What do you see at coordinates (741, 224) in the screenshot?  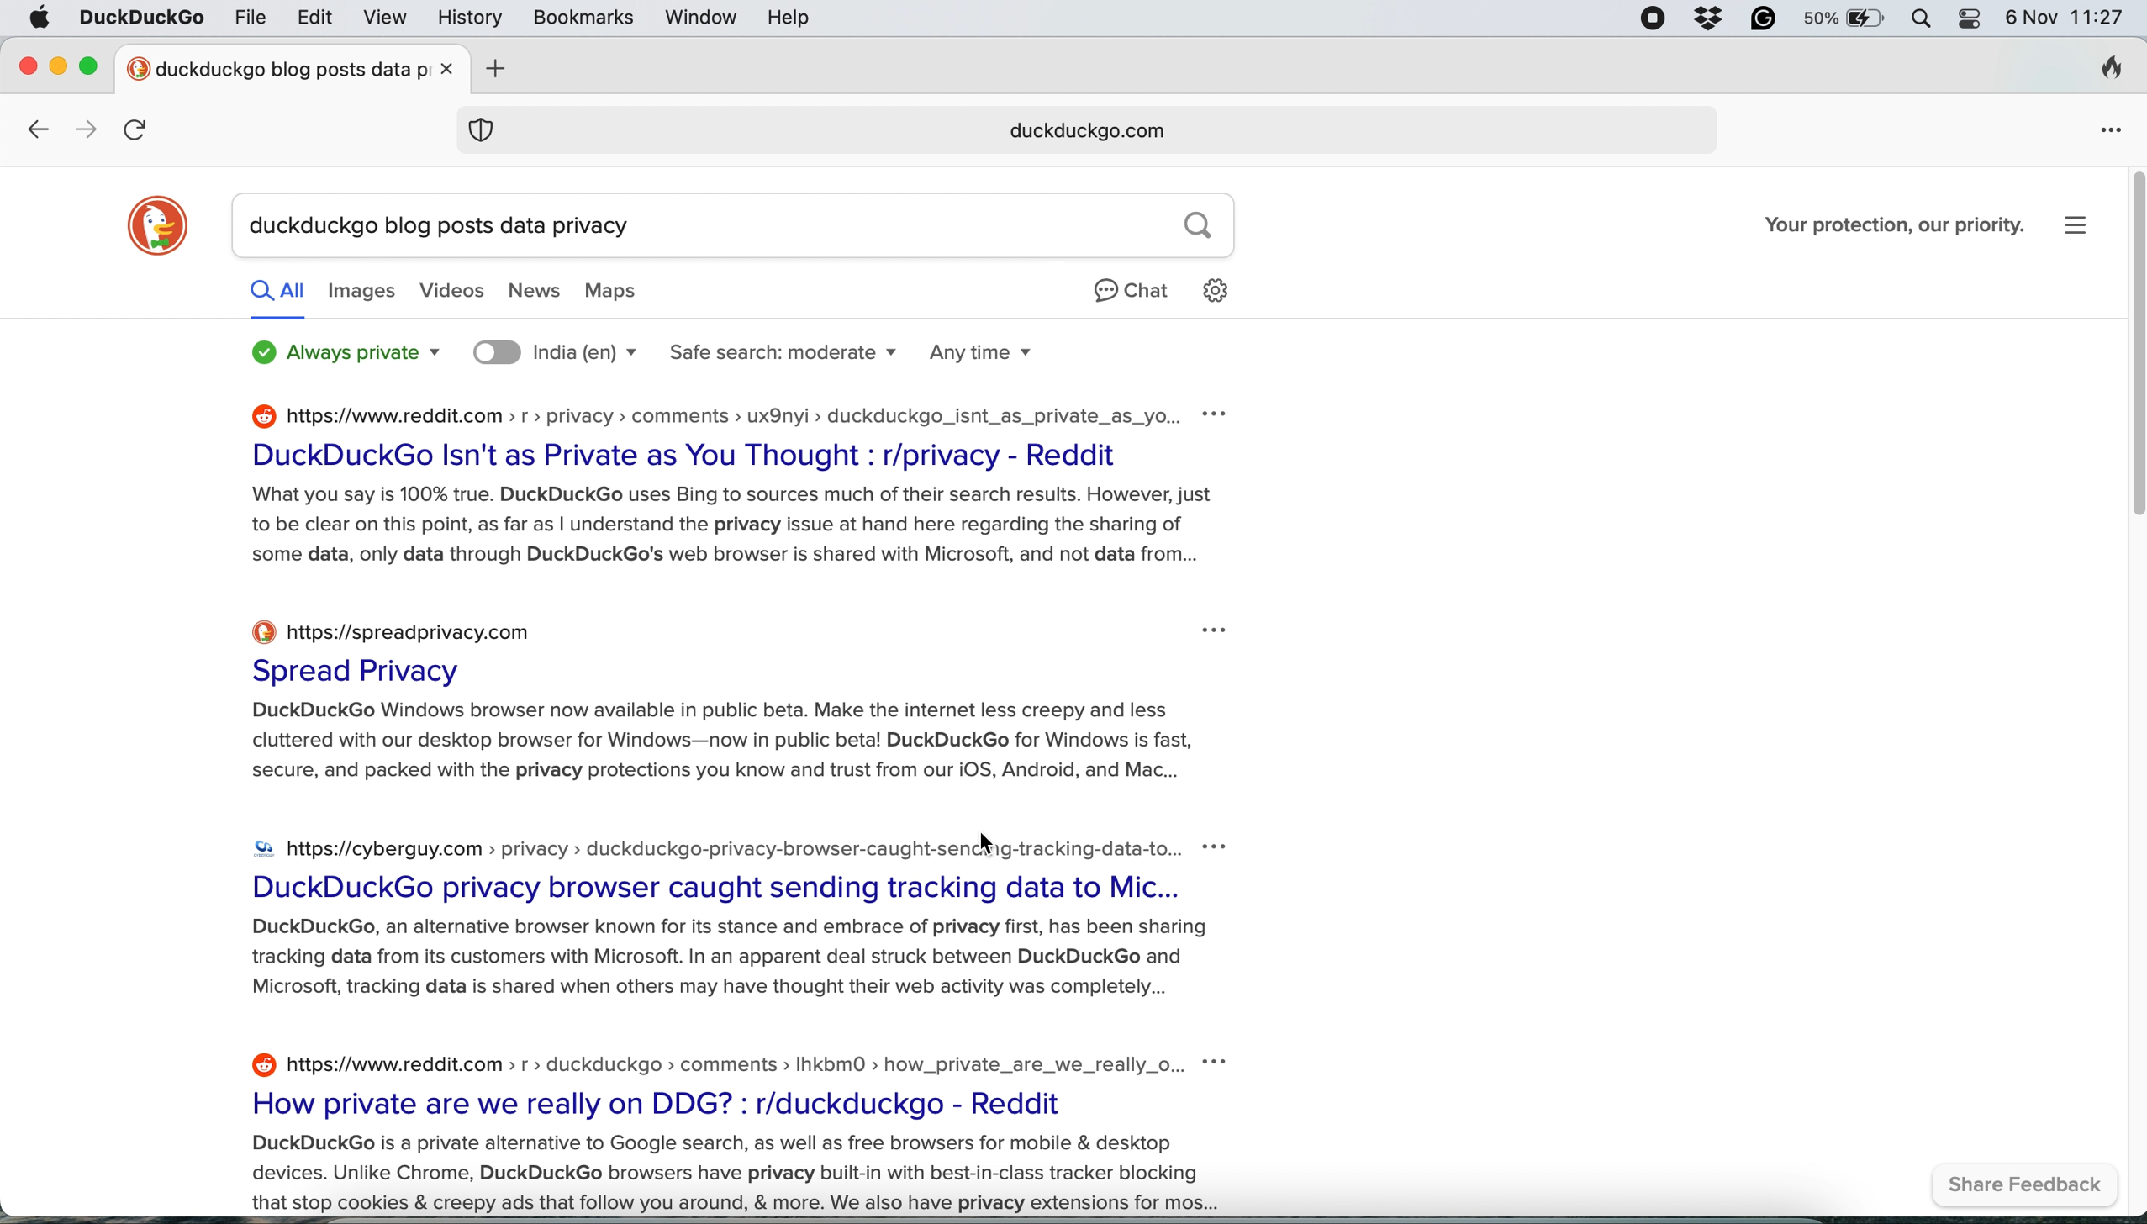 I see `search query` at bounding box center [741, 224].